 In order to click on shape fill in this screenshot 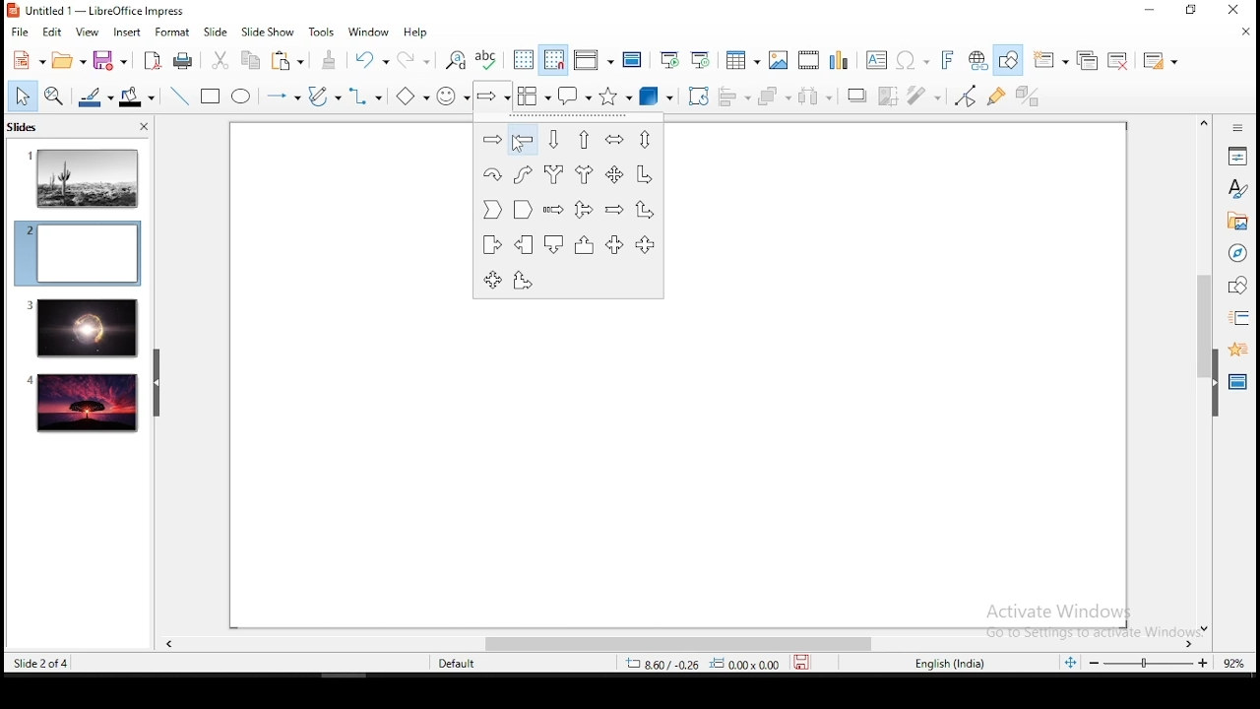, I will do `click(136, 98)`.